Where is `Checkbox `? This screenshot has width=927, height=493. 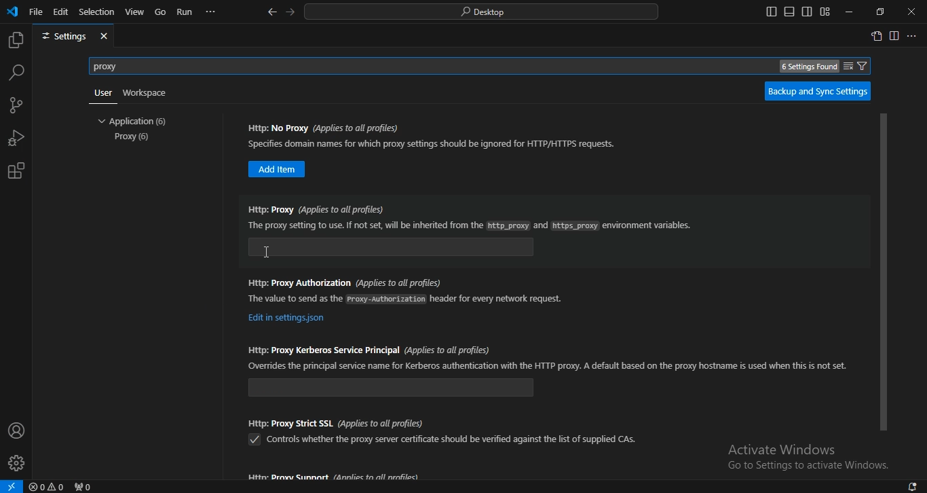
Checkbox  is located at coordinates (253, 440).